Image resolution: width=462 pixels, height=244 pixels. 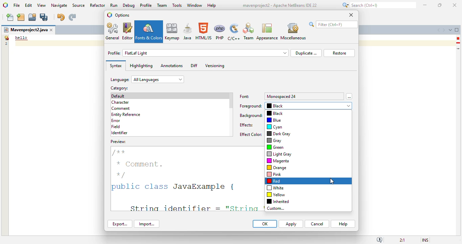 I want to click on highlighting, so click(x=141, y=66).